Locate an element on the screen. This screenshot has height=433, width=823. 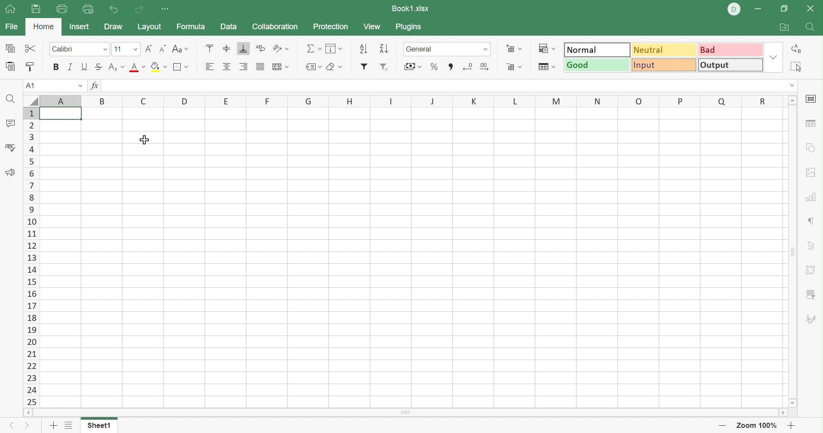
Normal is located at coordinates (597, 51).